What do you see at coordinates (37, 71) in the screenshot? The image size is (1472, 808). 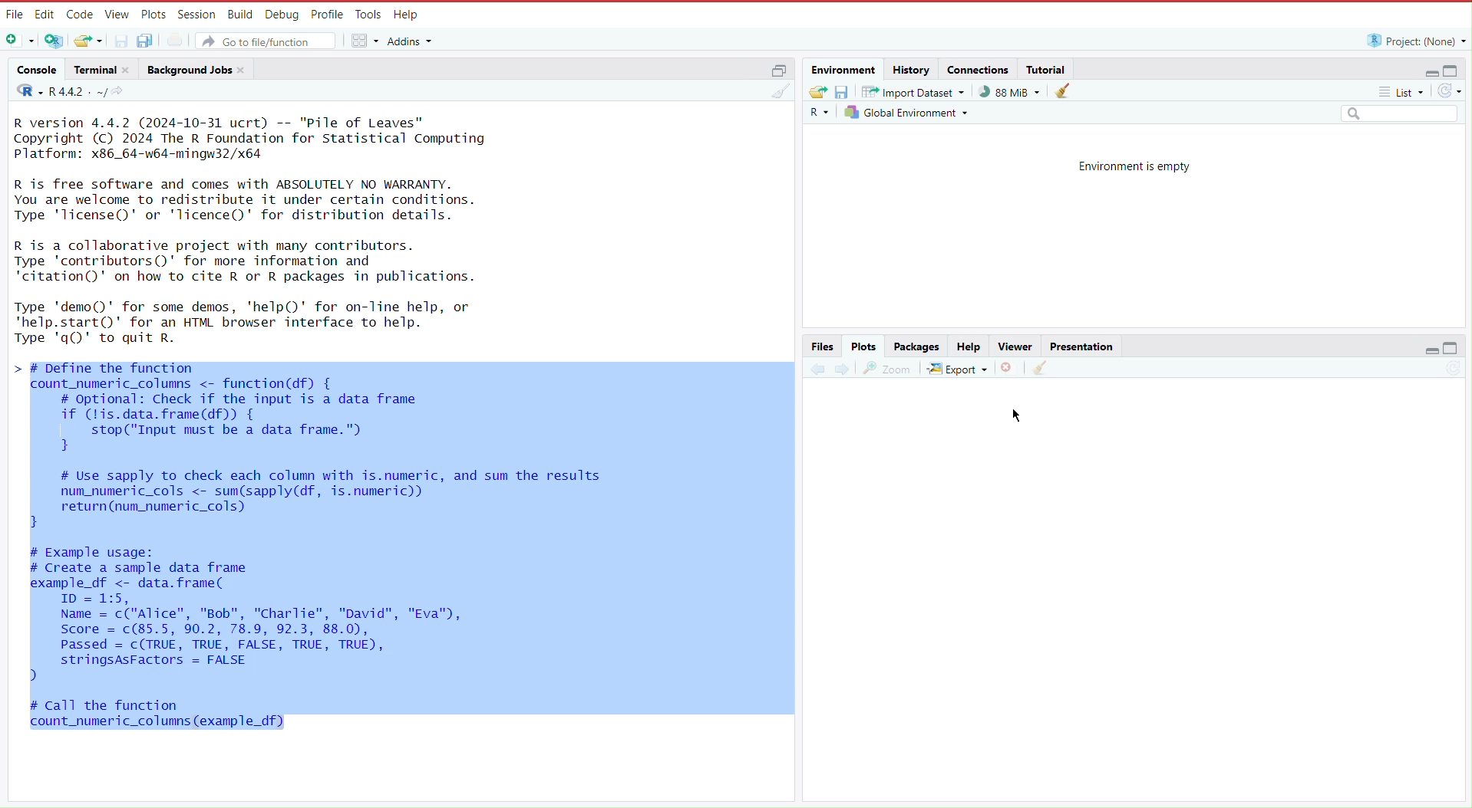 I see `Console` at bounding box center [37, 71].